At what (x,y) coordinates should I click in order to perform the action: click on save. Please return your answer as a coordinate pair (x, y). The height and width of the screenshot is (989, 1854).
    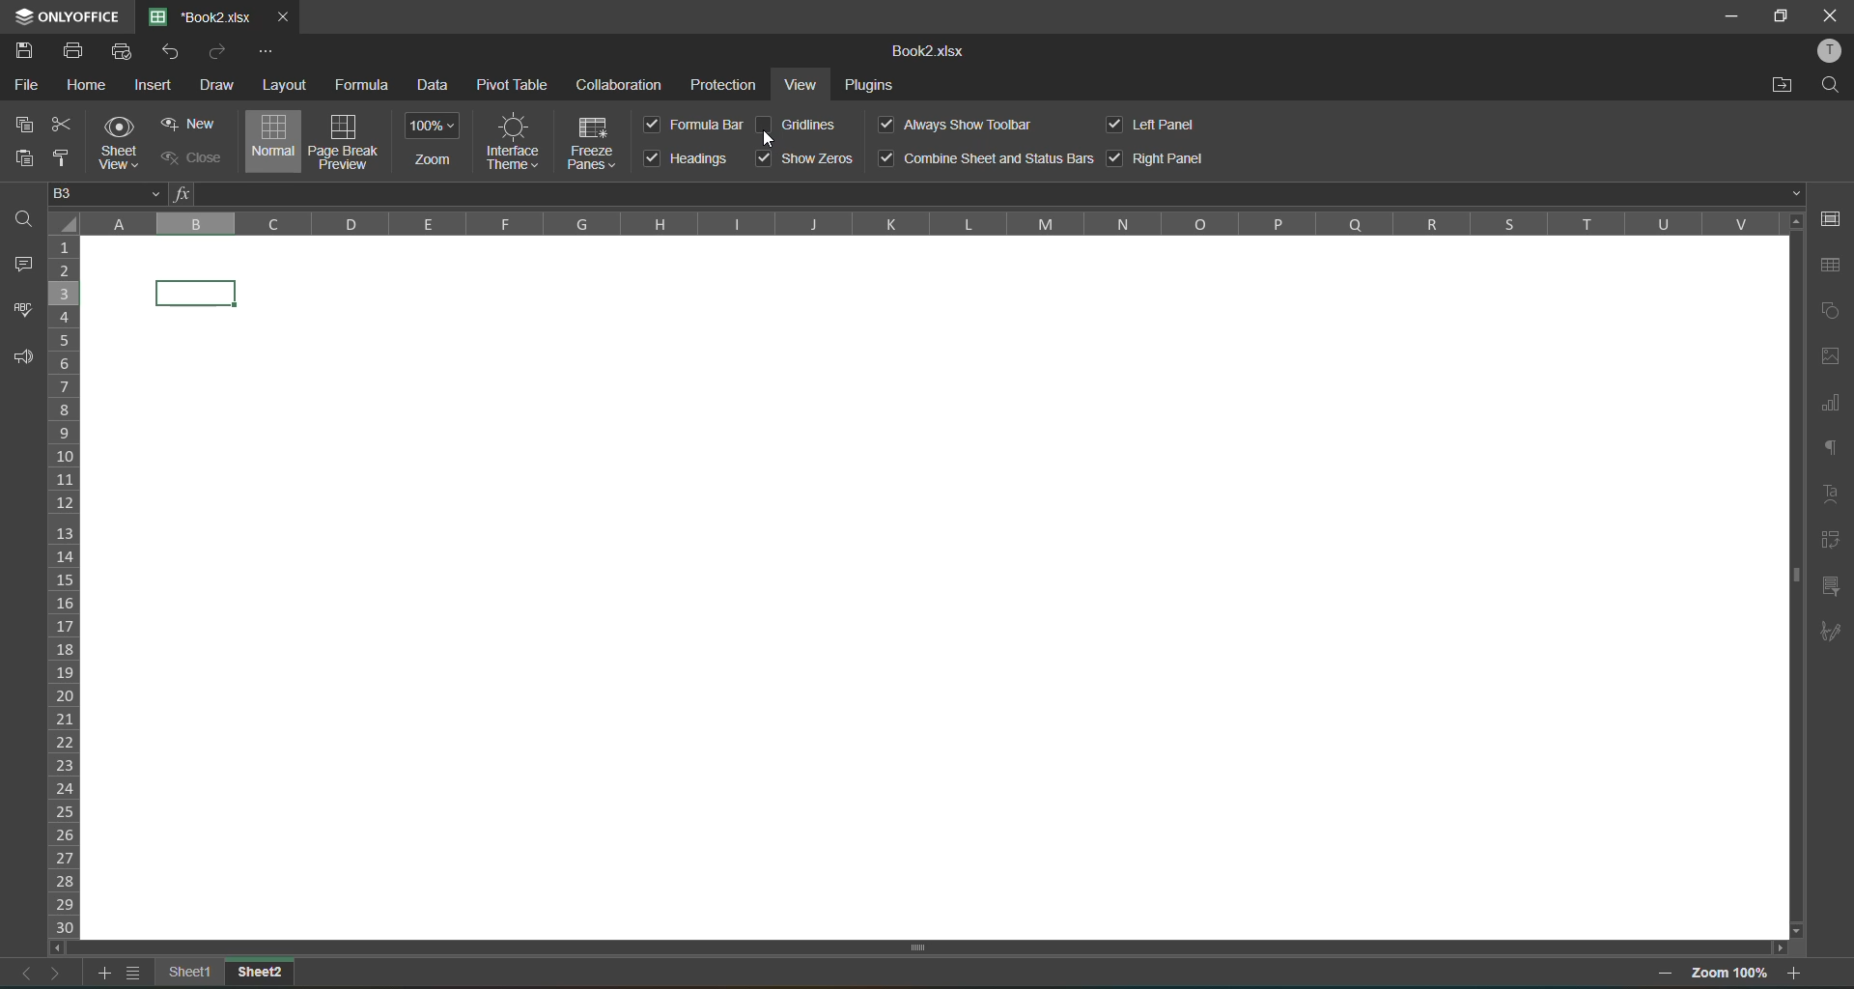
    Looking at the image, I should click on (23, 48).